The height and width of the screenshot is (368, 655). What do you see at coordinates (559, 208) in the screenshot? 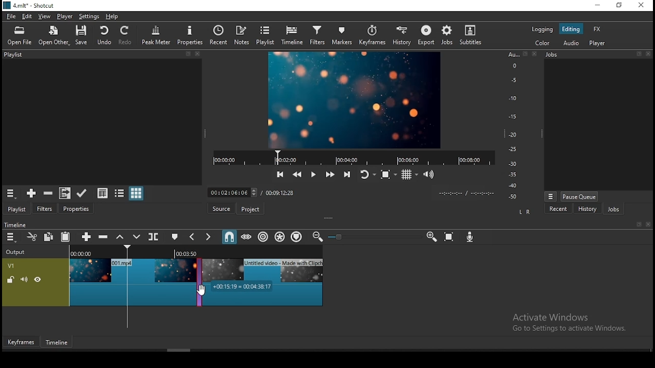
I see `recent` at bounding box center [559, 208].